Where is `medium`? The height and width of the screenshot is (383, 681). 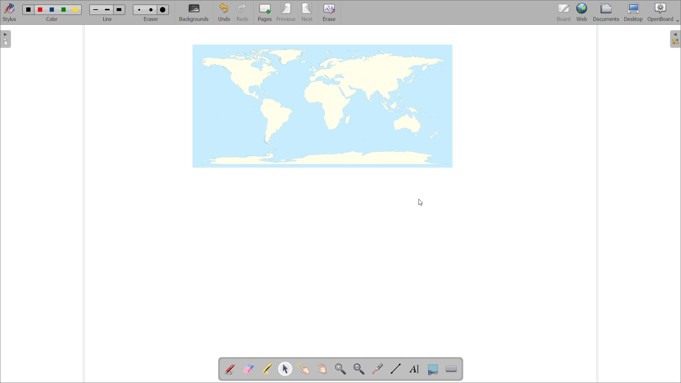 medium is located at coordinates (152, 10).